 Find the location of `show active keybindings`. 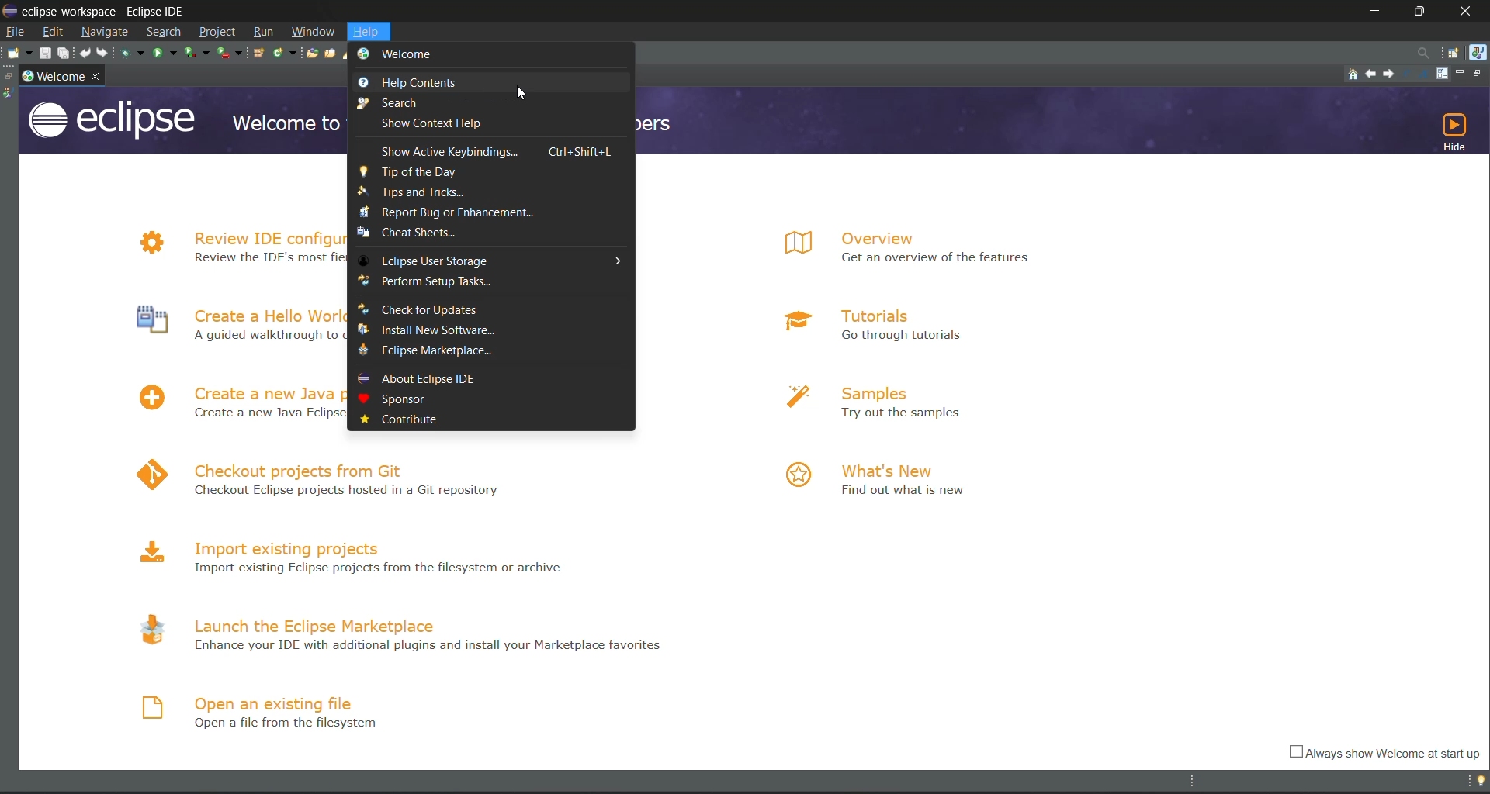

show active keybindings is located at coordinates (488, 150).